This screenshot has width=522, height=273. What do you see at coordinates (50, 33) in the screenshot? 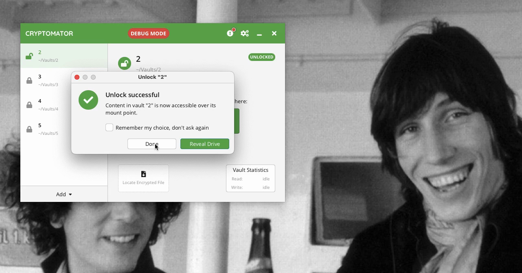
I see `Cryptomator` at bounding box center [50, 33].